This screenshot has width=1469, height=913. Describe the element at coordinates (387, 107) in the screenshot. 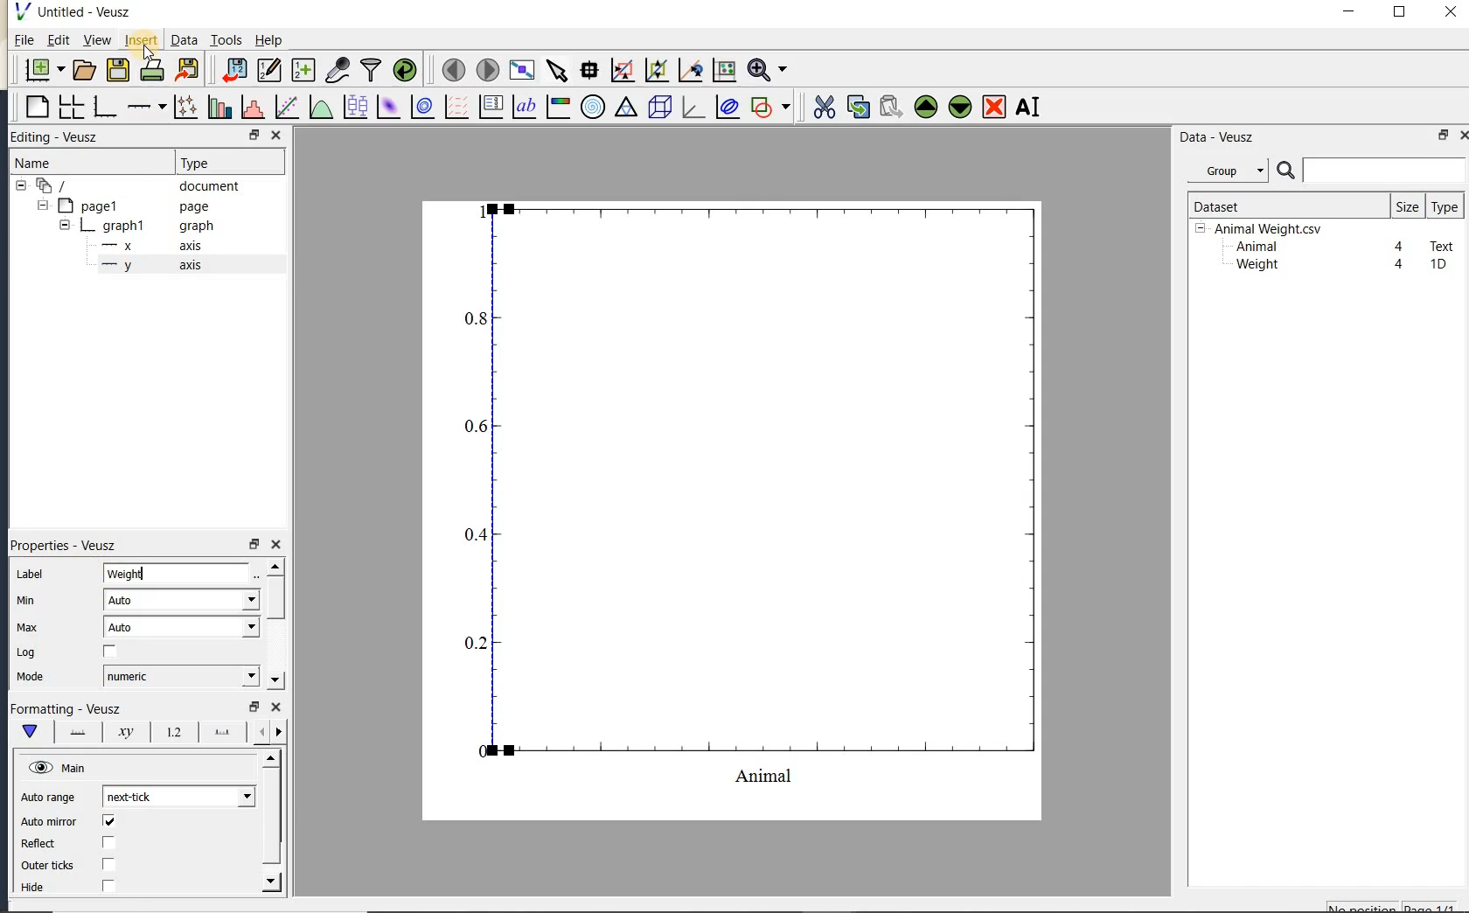

I see `plot a 2d dataset as an image` at that location.